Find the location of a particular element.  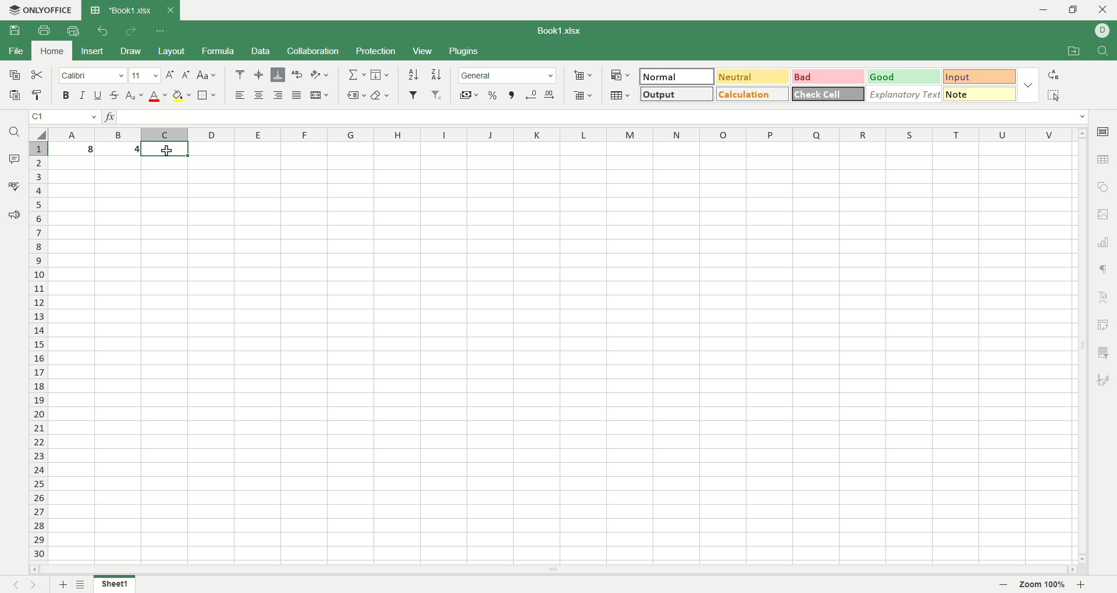

spell check is located at coordinates (13, 185).